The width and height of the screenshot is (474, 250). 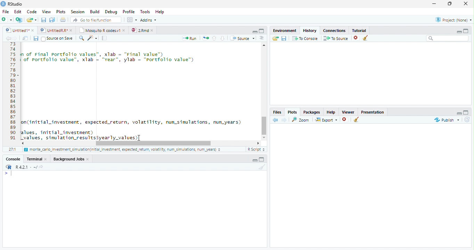 I want to click on History, so click(x=309, y=30).